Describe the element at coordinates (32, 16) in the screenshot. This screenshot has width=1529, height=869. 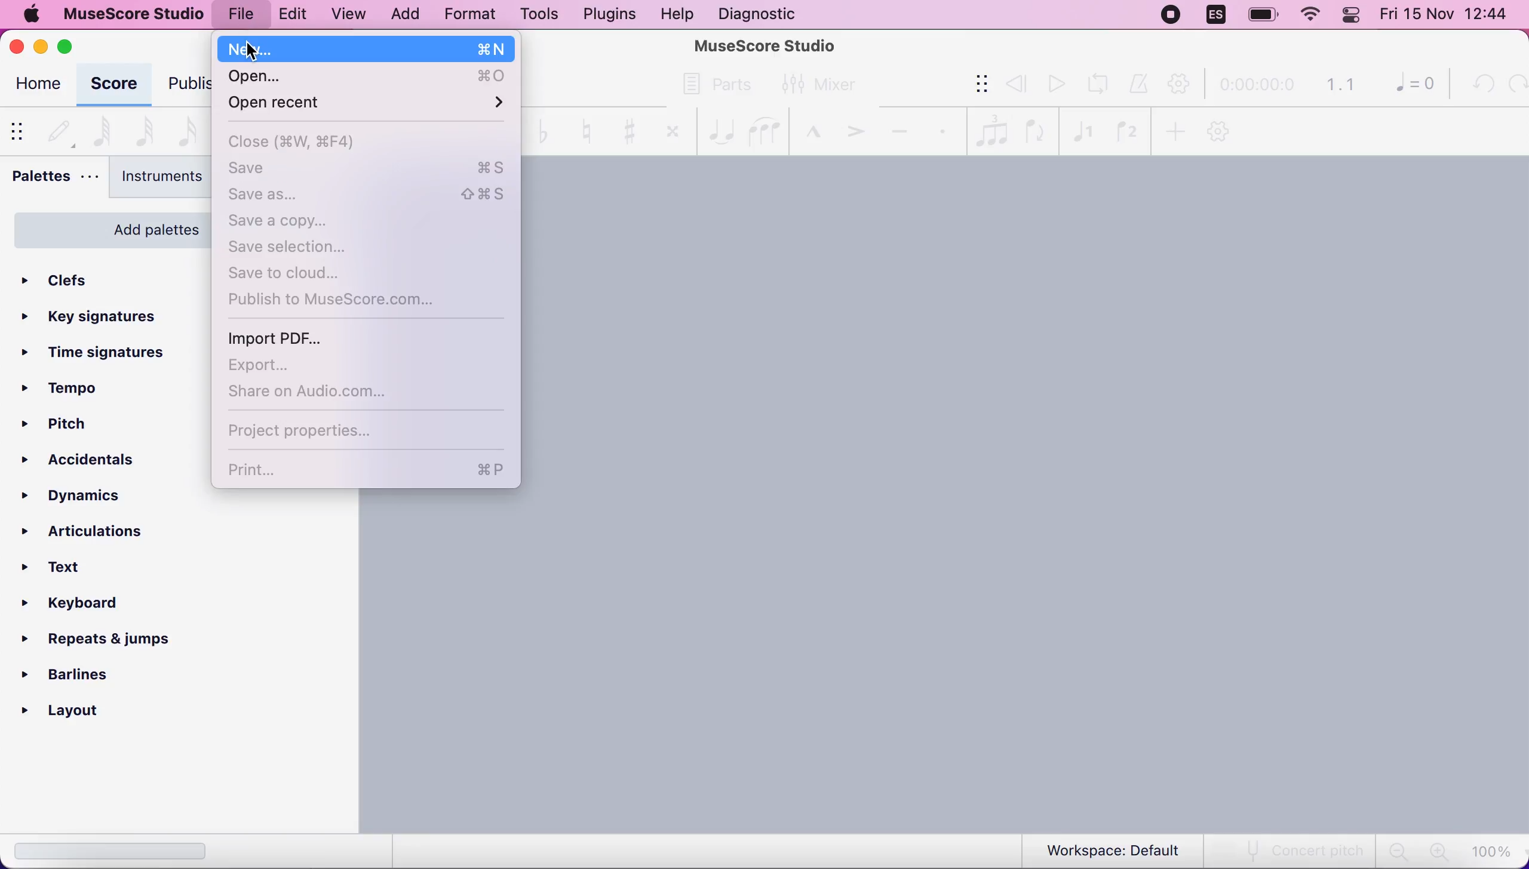
I see `mac logo` at that location.